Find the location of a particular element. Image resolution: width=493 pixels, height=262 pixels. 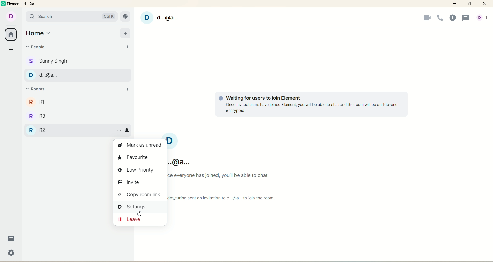

d...@... is located at coordinates (77, 75).